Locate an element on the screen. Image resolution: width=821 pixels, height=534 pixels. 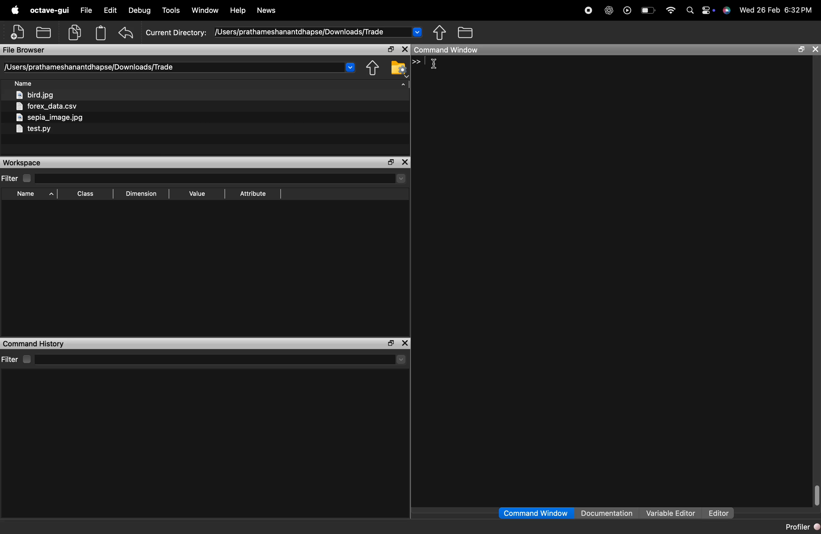
select directory is located at coordinates (225, 179).